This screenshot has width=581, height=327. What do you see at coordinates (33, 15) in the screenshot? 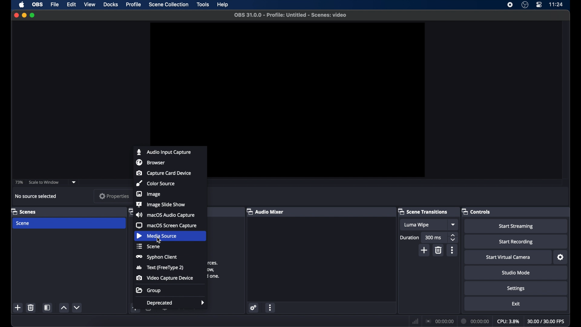
I see `maximize` at bounding box center [33, 15].